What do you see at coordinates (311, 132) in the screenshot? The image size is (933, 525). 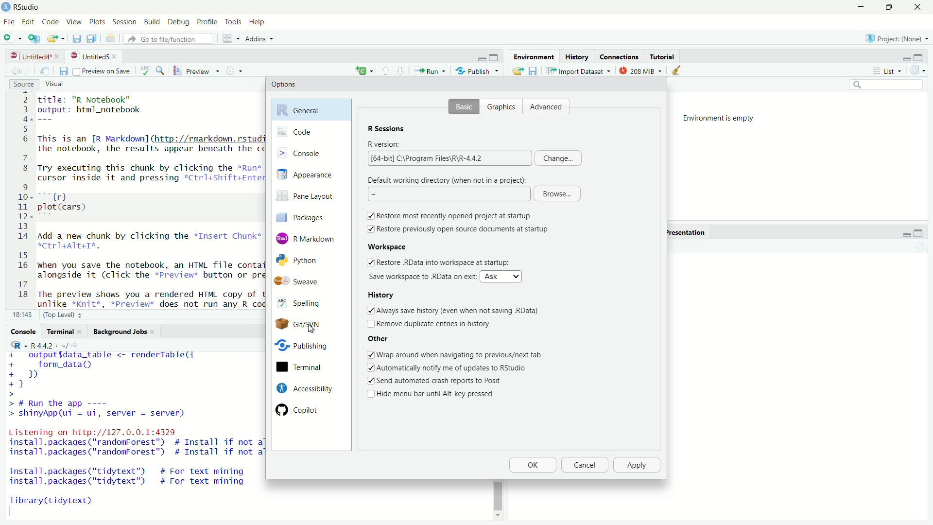 I see `Code` at bounding box center [311, 132].